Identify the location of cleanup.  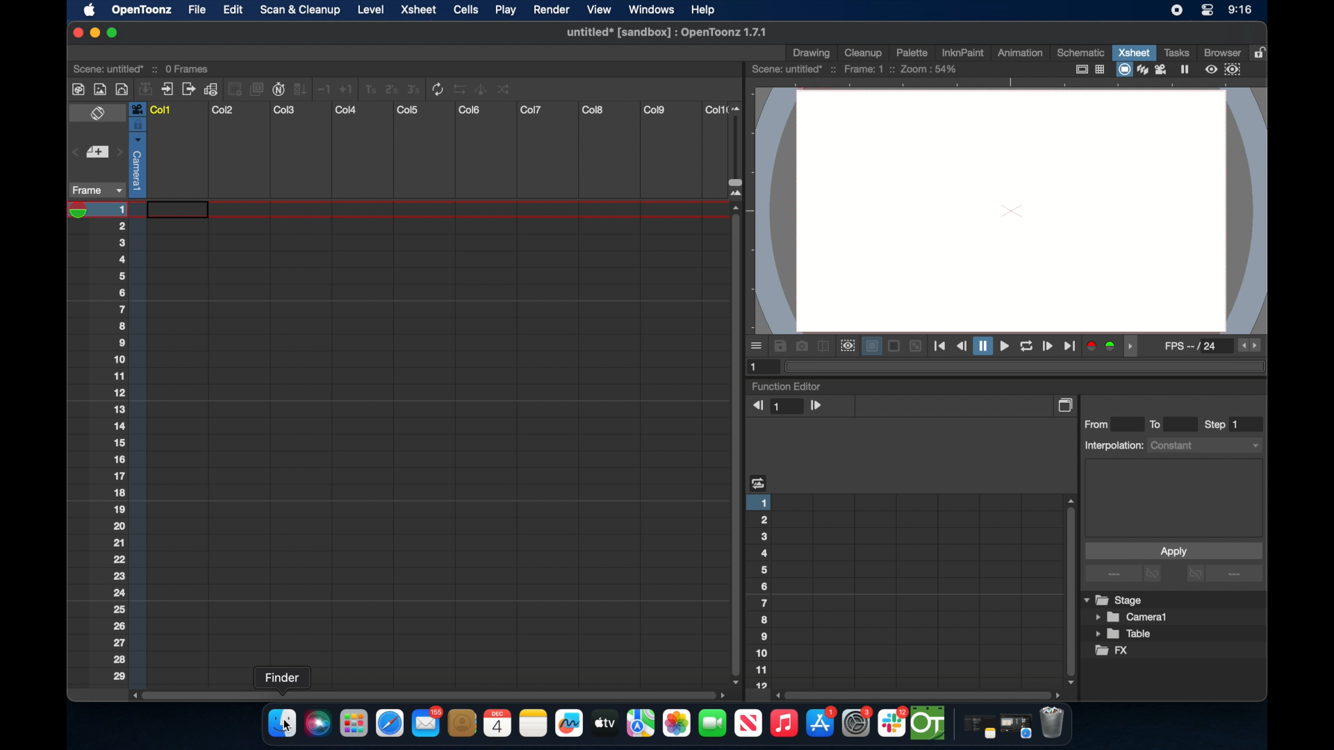
(864, 51).